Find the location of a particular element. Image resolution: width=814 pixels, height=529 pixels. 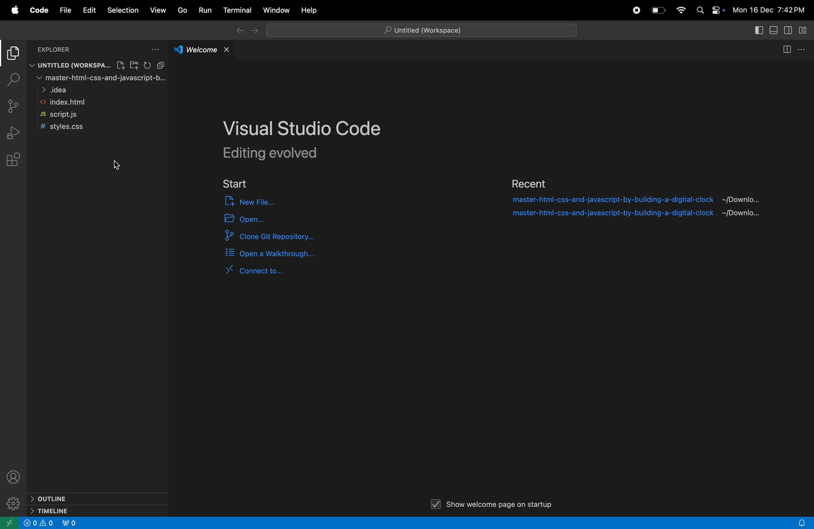

master-html-css-and-javascript-by-building-a-digital-clock is located at coordinates (611, 200).